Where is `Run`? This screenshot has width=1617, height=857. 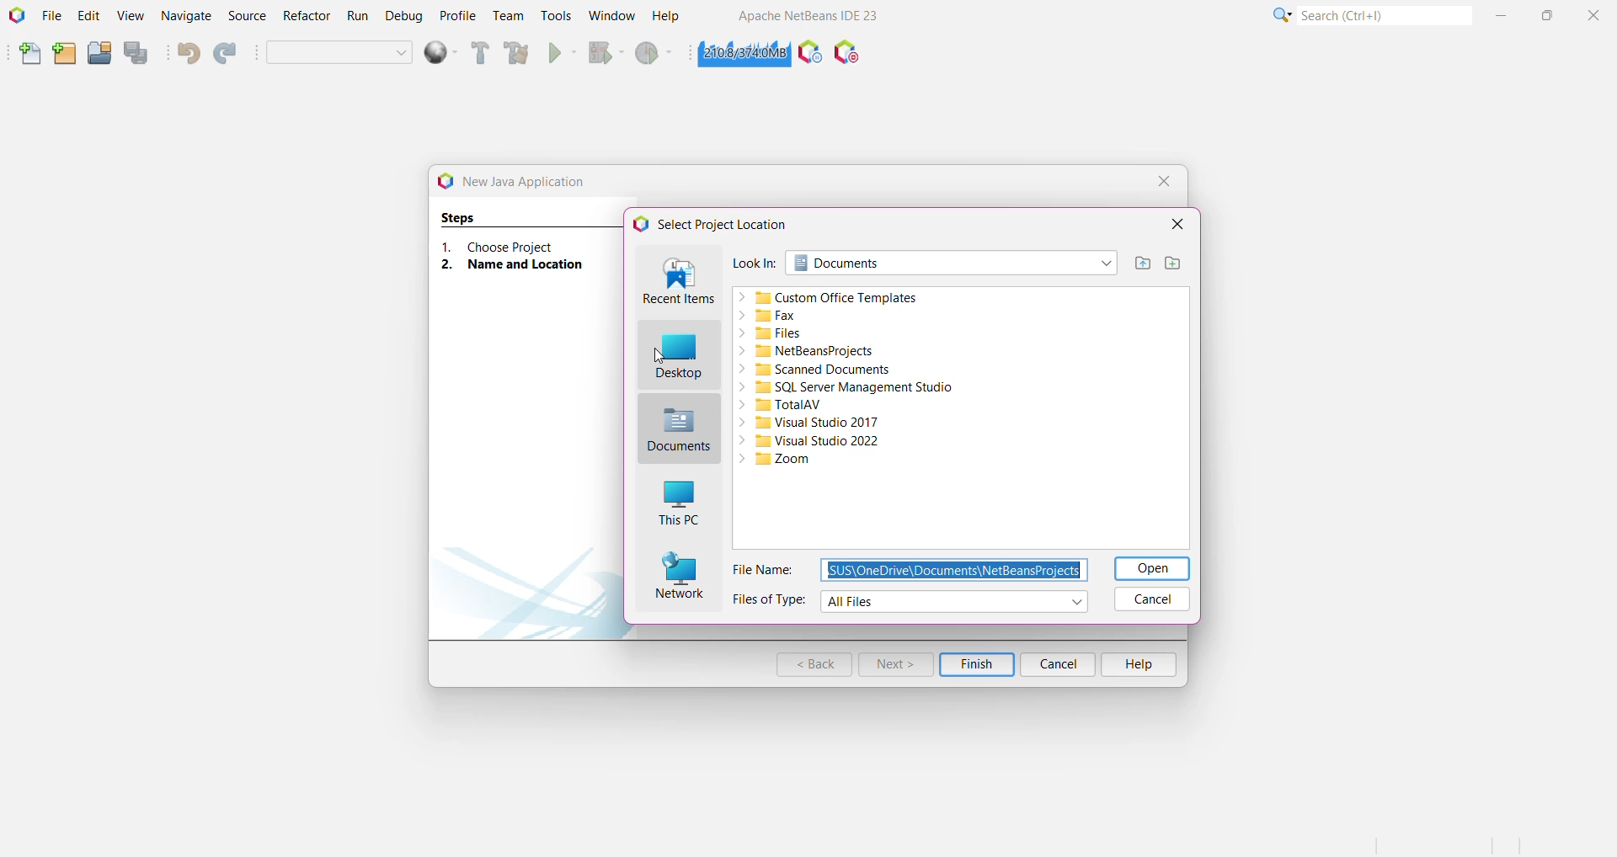 Run is located at coordinates (358, 17).